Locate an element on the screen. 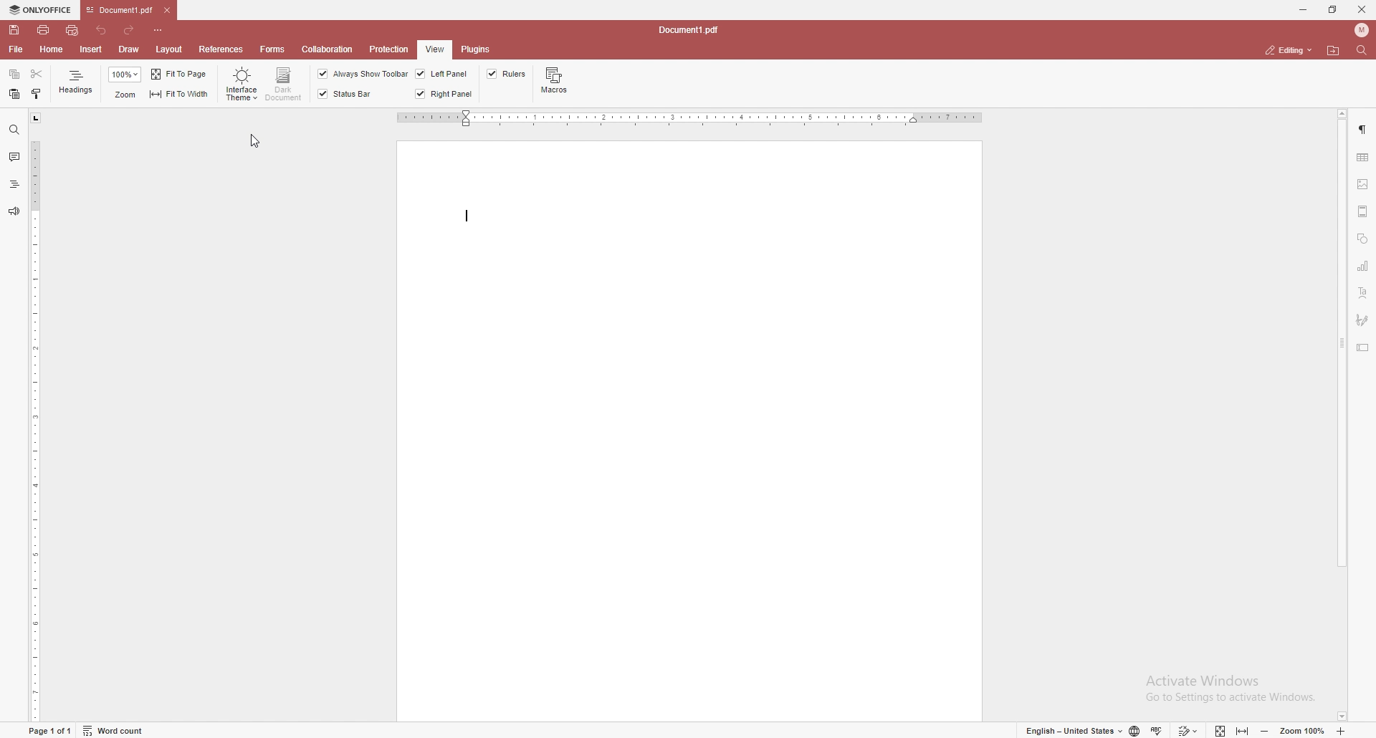  change doc language is located at coordinates (1136, 729).